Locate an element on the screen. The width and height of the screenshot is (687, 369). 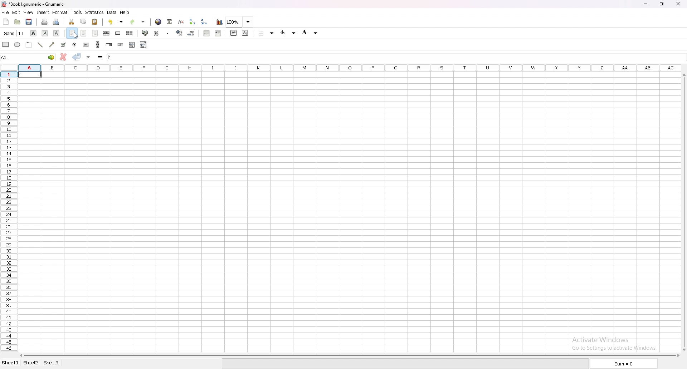
chart is located at coordinates (219, 22).